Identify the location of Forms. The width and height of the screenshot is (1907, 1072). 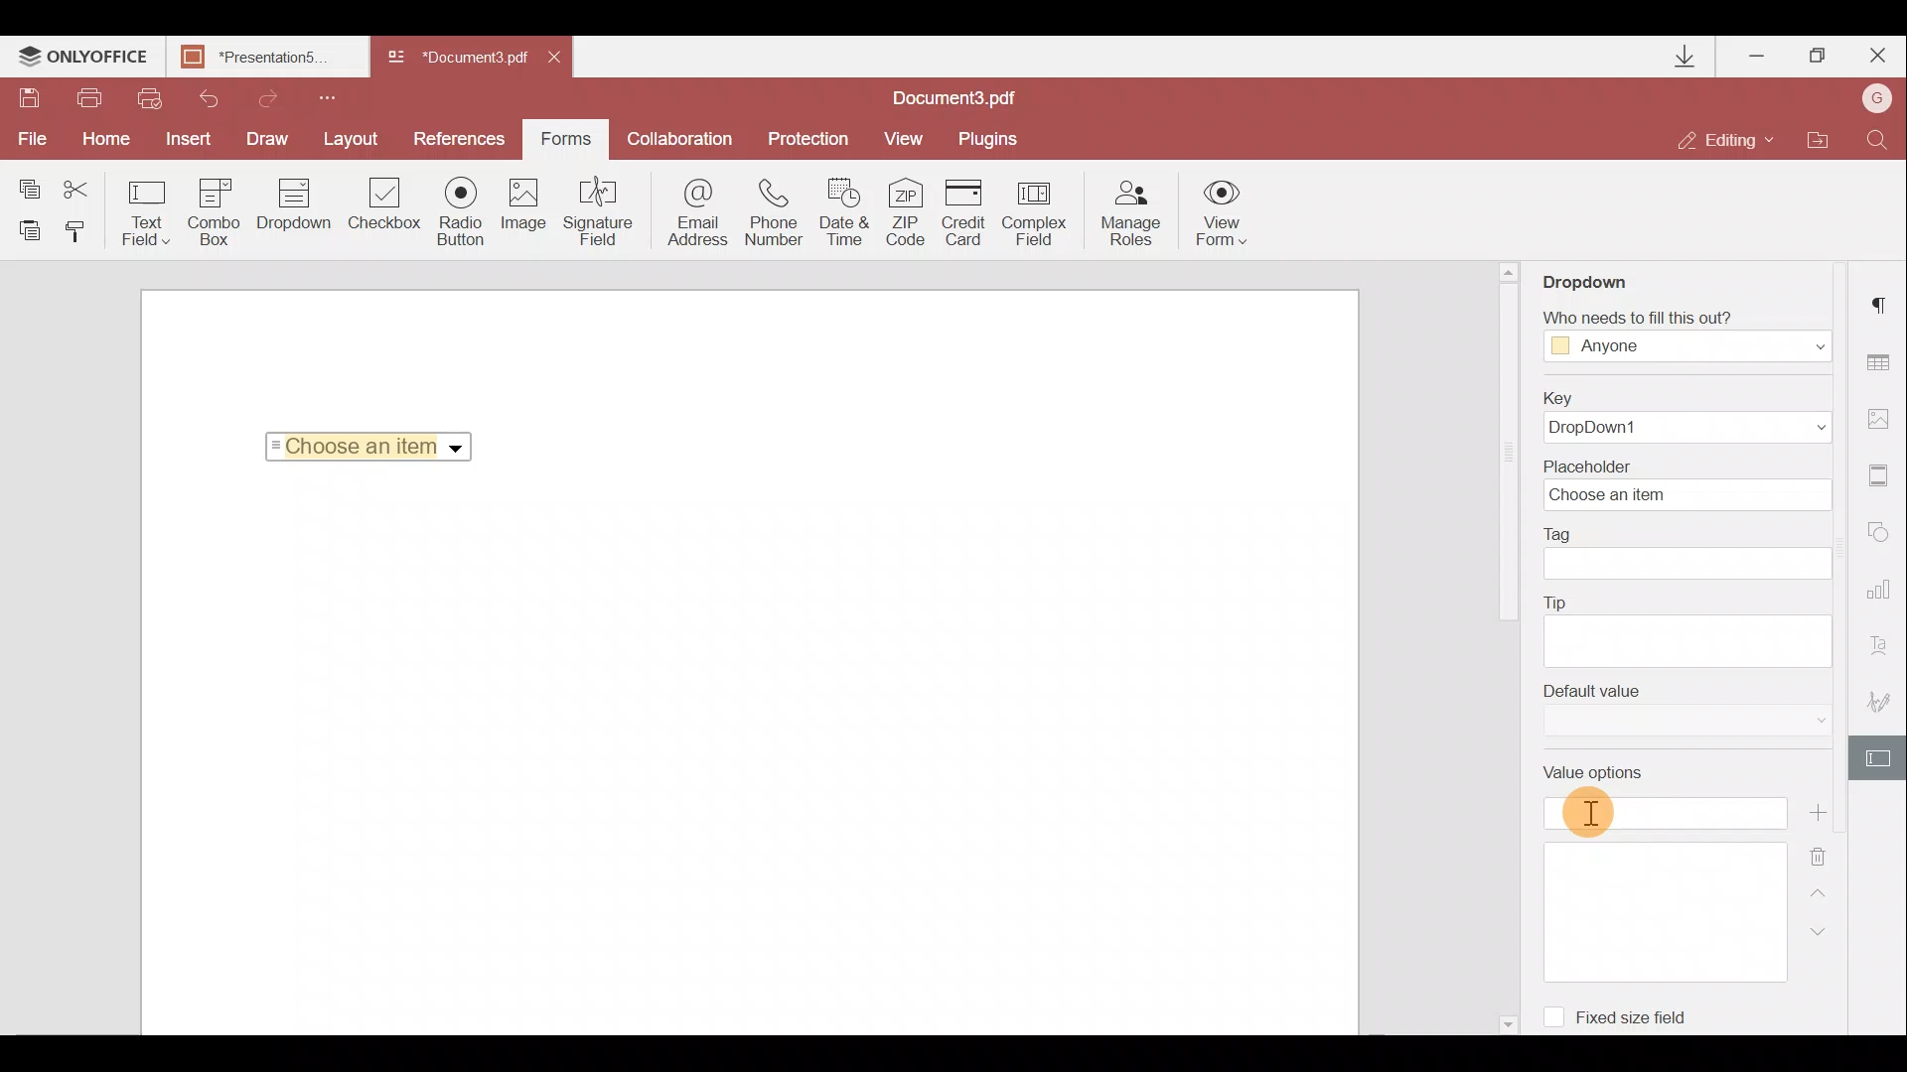
(564, 132).